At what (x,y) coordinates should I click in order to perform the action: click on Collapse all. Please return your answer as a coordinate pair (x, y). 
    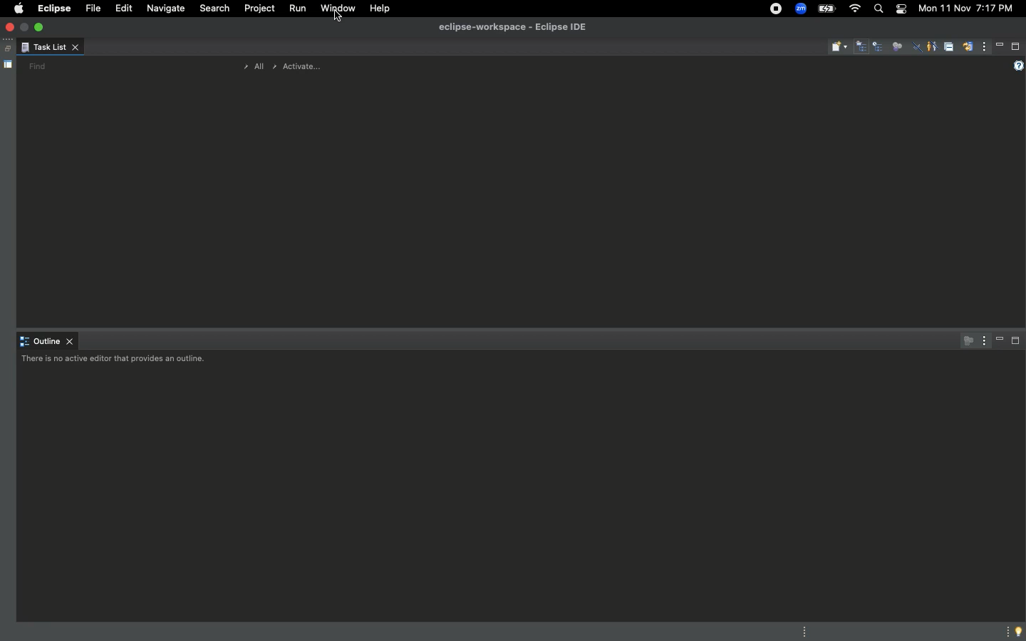
    Looking at the image, I should click on (948, 48).